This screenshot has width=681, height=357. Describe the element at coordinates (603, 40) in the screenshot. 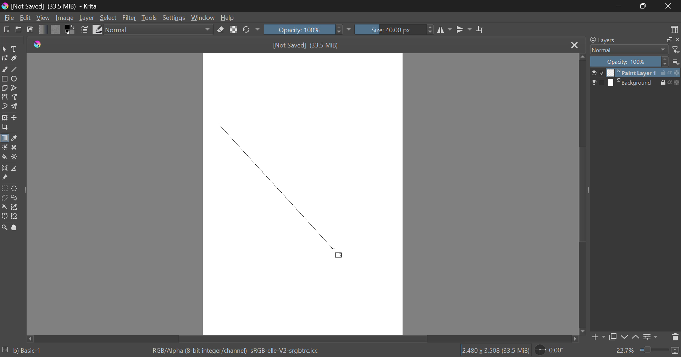

I see `Layers` at that location.